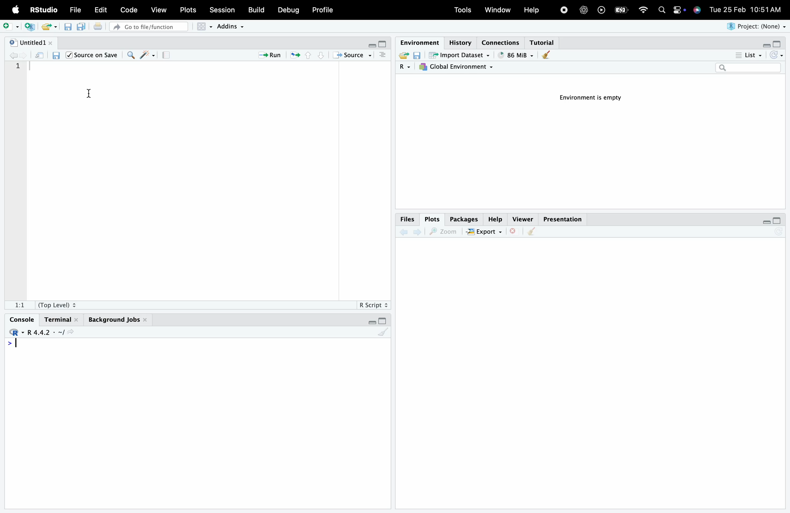 The width and height of the screenshot is (790, 513). Describe the element at coordinates (495, 217) in the screenshot. I see `Help` at that location.